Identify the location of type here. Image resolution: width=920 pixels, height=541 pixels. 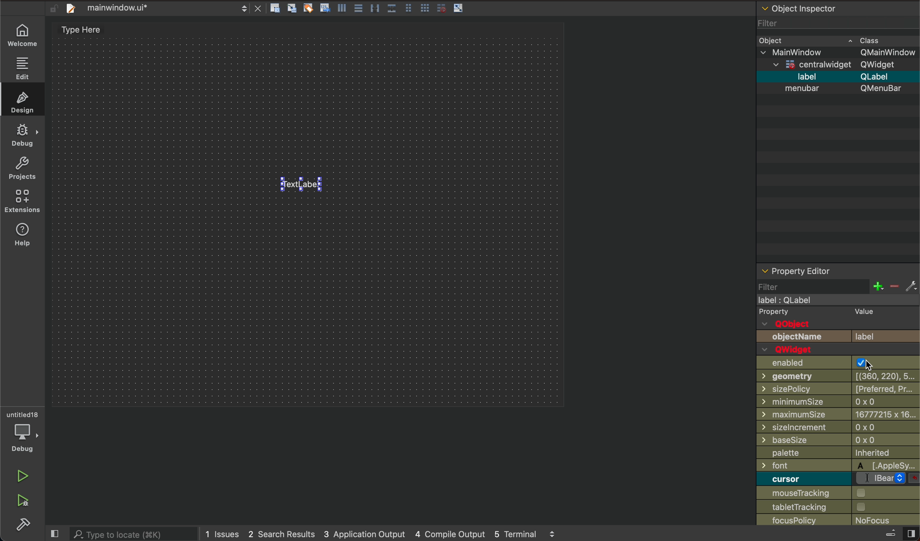
(89, 33).